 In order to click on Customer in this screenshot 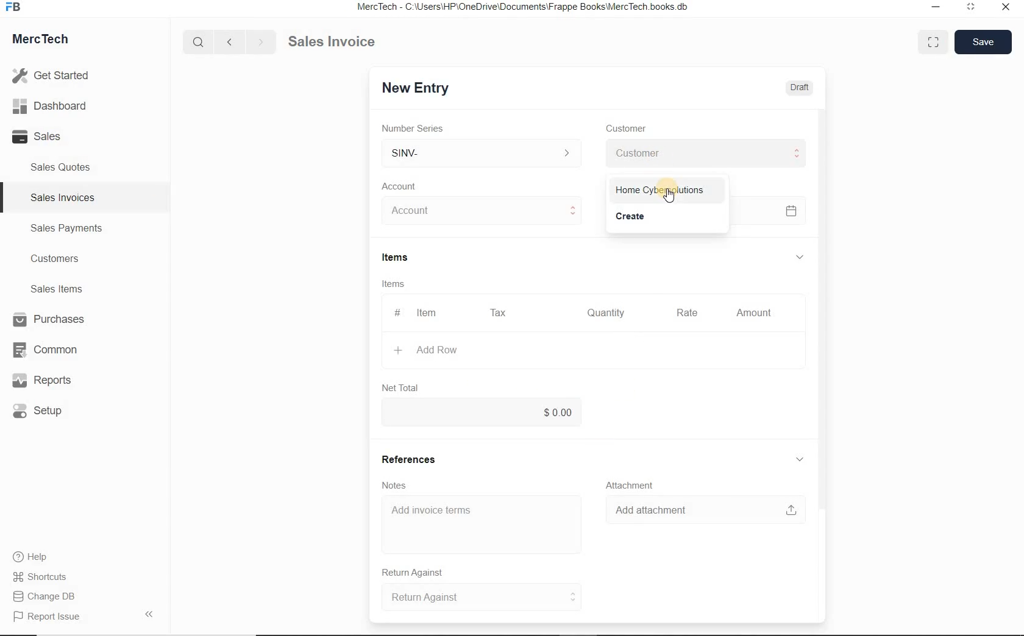, I will do `click(634, 129)`.